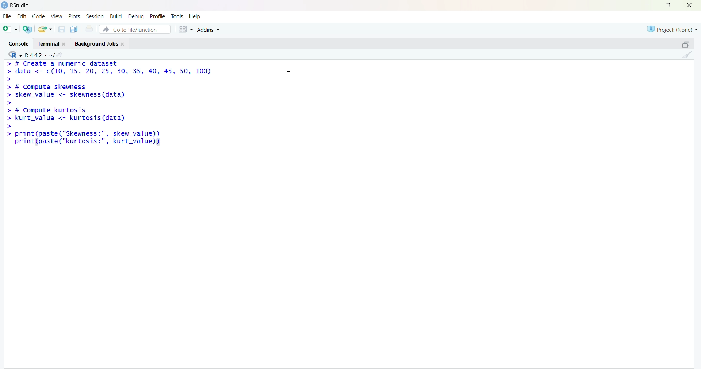 Image resolution: width=701 pixels, height=369 pixels. Describe the element at coordinates (668, 6) in the screenshot. I see `Maximize` at that location.